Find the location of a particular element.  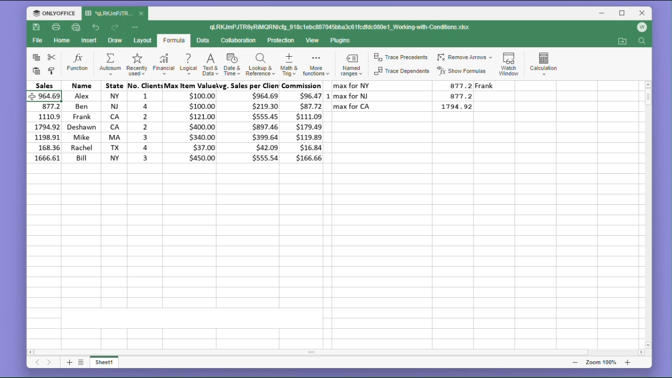

close is located at coordinates (643, 13).